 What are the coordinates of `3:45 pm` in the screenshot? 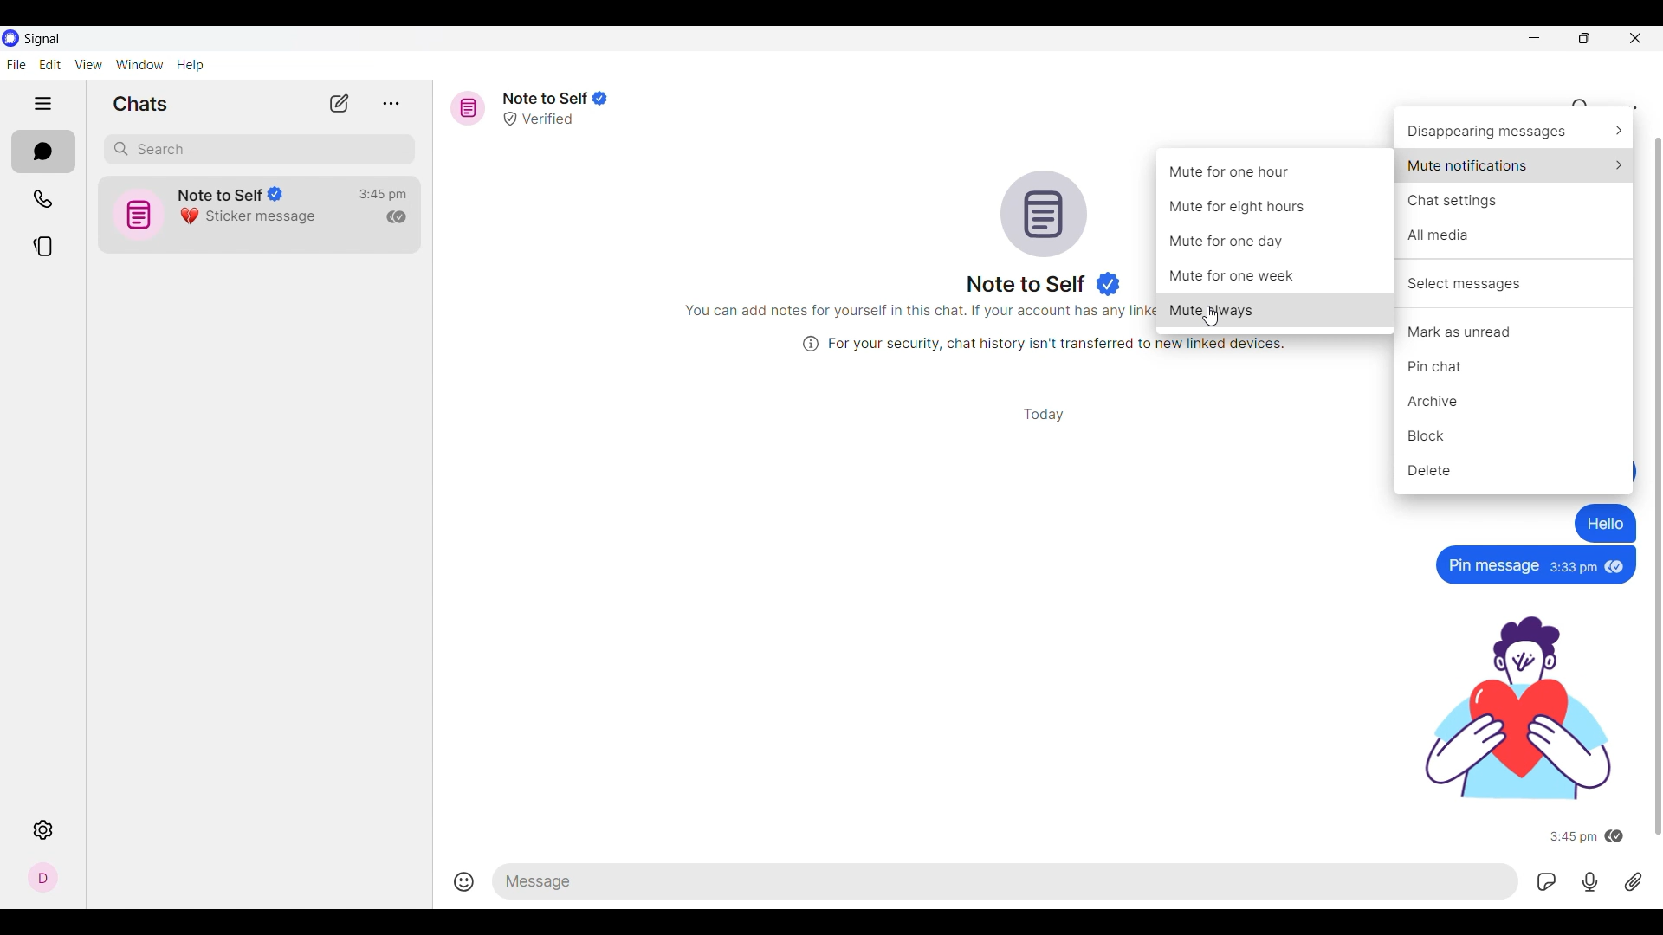 It's located at (1571, 837).